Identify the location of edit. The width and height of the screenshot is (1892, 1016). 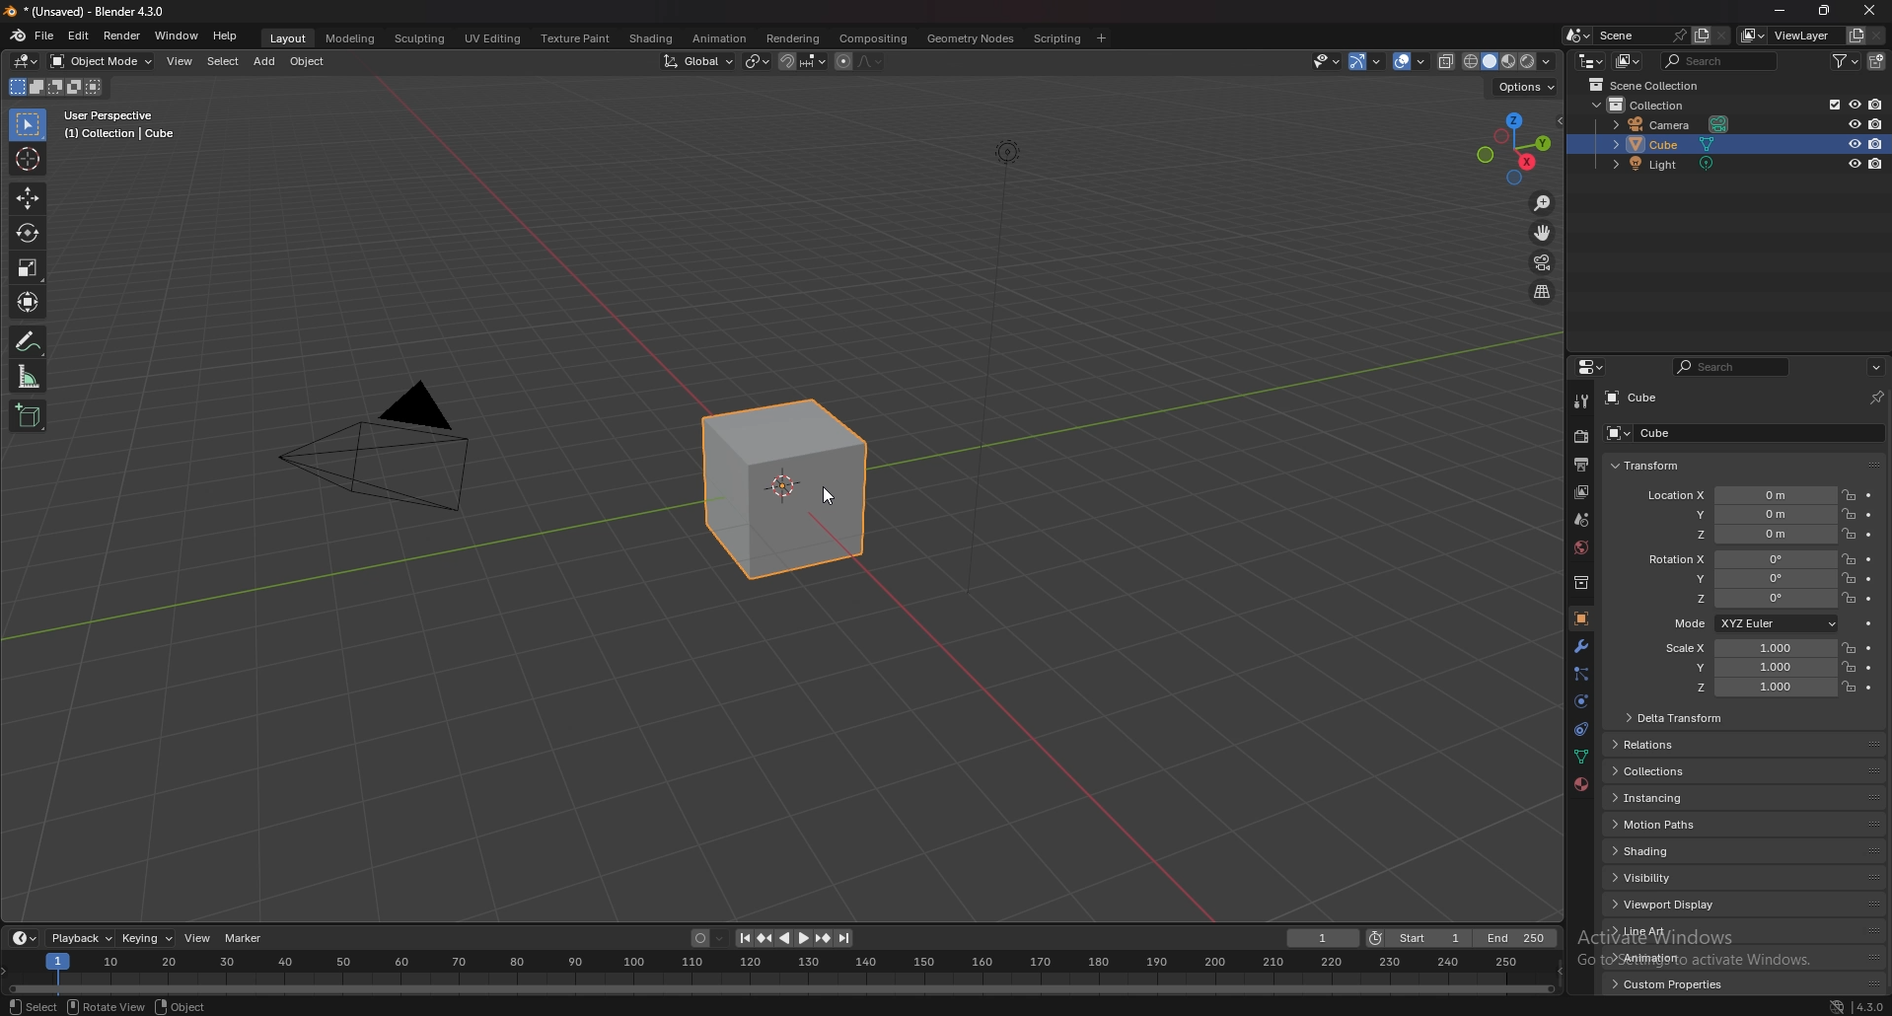
(79, 36).